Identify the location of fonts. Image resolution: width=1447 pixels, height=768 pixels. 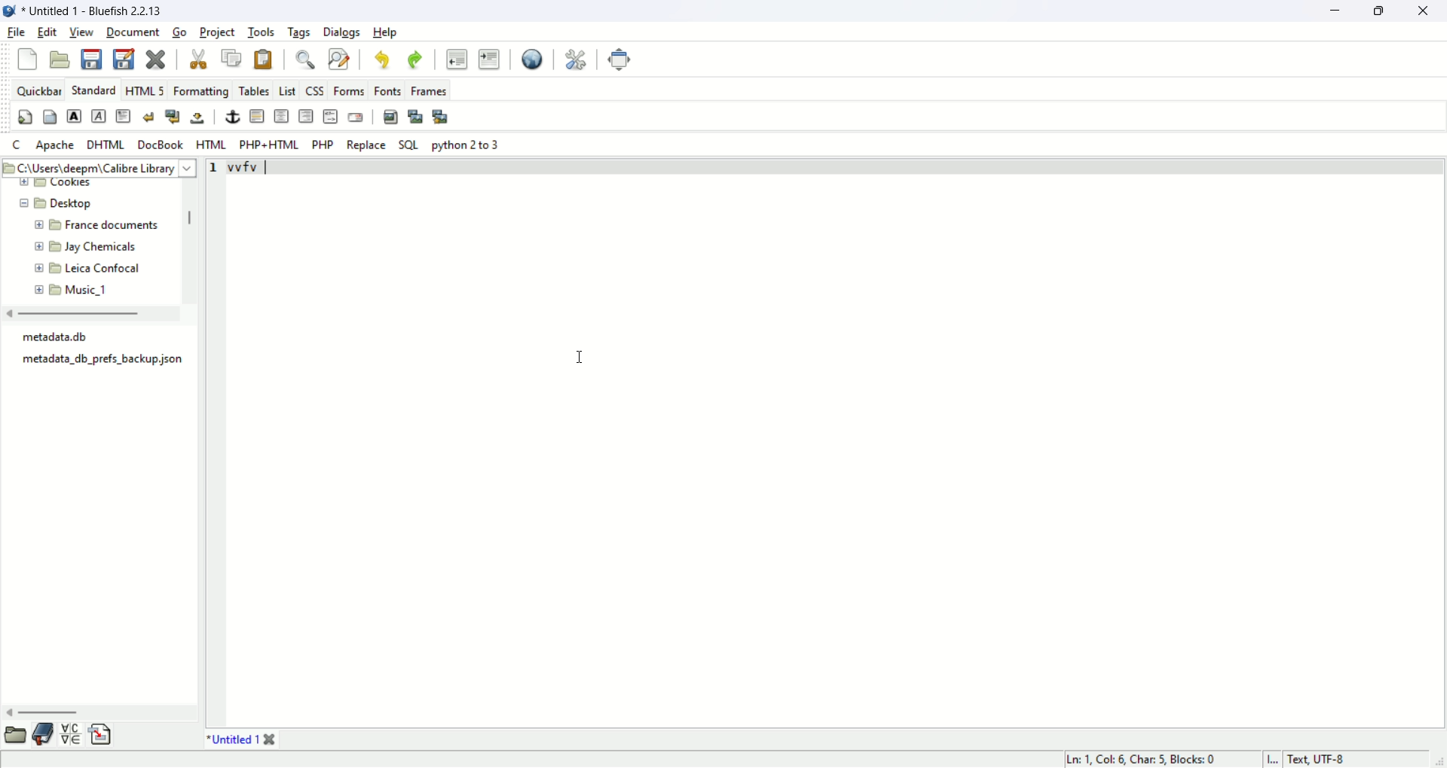
(388, 92).